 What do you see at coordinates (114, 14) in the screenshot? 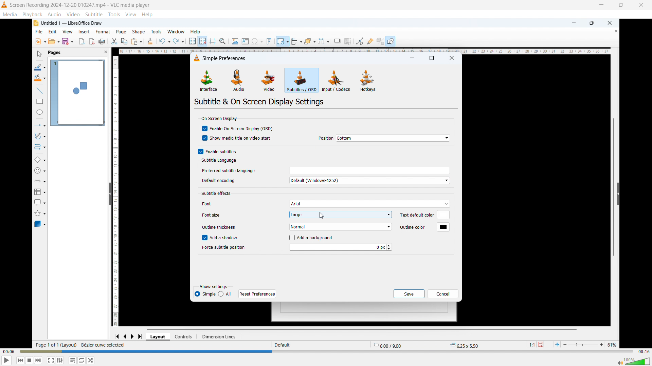
I see `Tools ` at bounding box center [114, 14].